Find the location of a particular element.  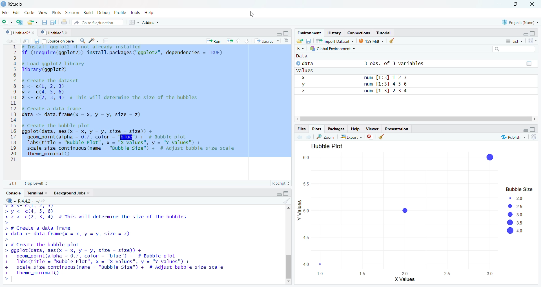

New file is located at coordinates (6, 21).